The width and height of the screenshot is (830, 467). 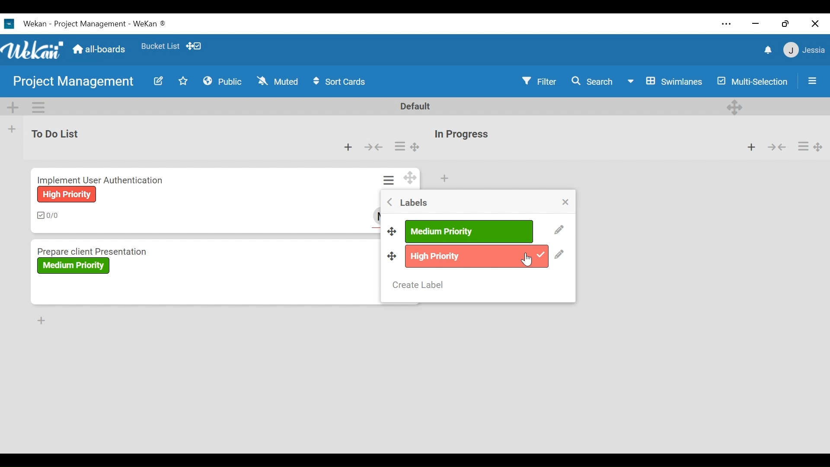 I want to click on Search, so click(x=592, y=81).